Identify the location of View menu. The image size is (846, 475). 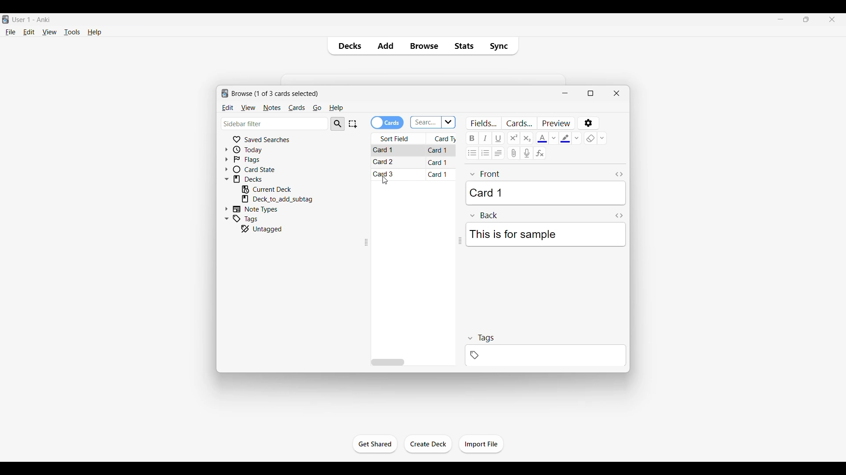
(50, 32).